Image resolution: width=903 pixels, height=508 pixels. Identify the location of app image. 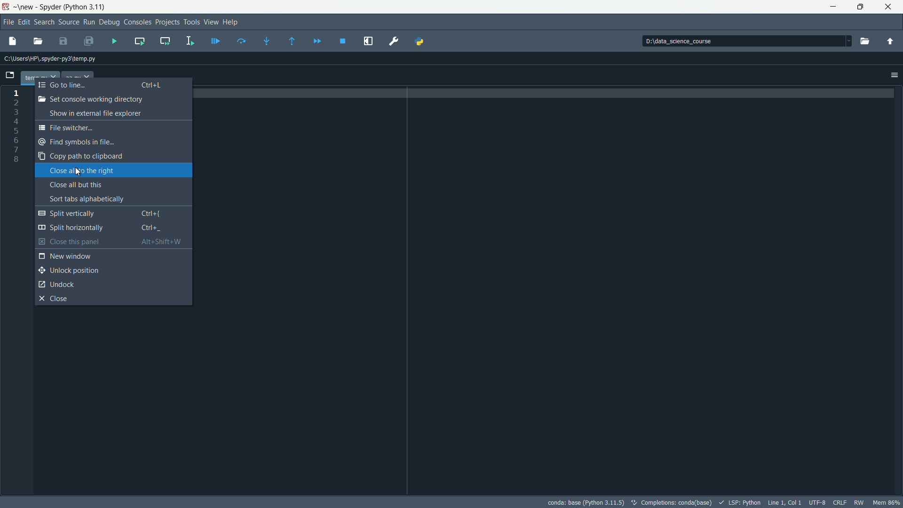
(8, 8).